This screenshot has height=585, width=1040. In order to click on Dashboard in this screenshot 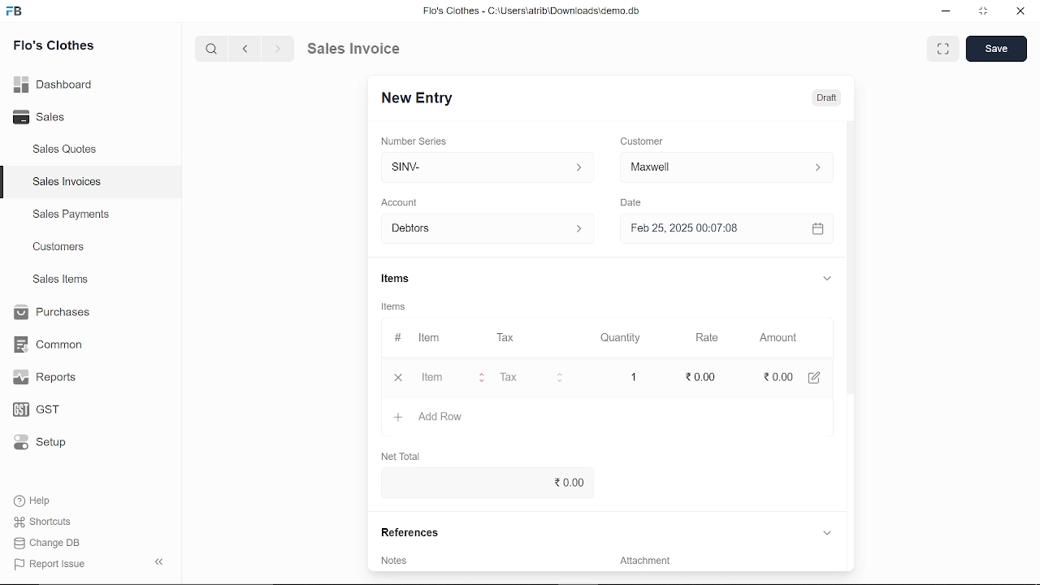, I will do `click(54, 87)`.